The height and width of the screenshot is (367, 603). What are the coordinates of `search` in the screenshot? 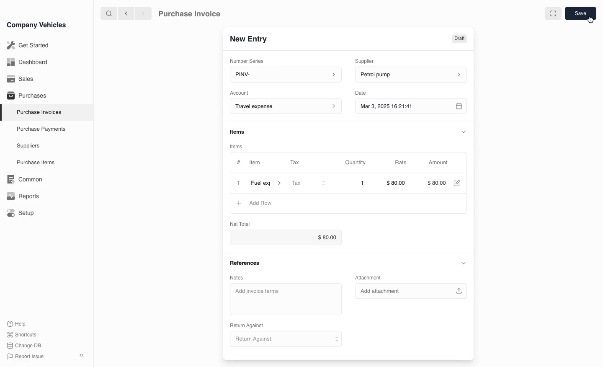 It's located at (109, 13).